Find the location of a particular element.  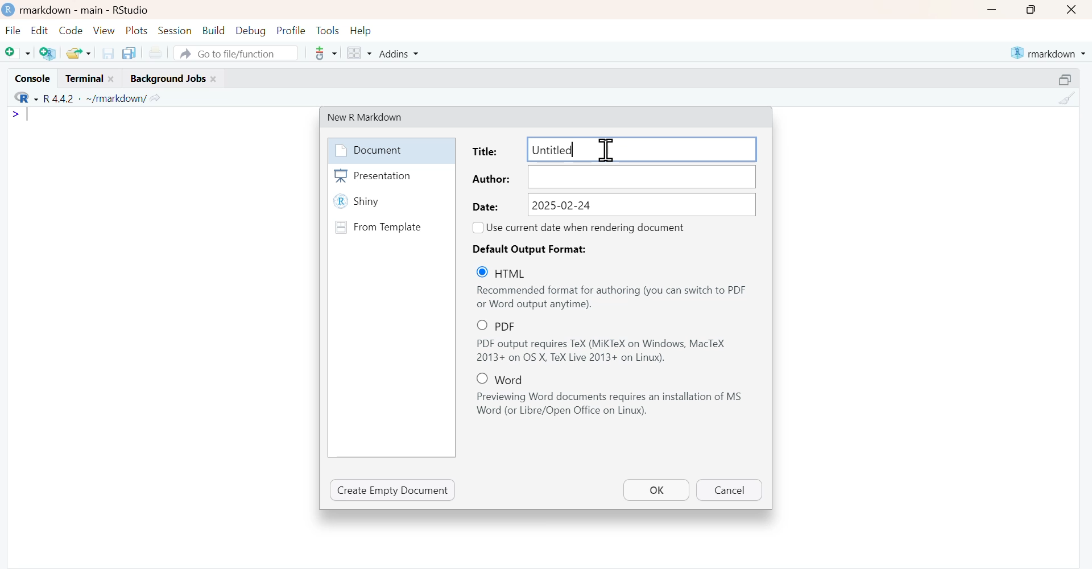

new R Markdown is located at coordinates (373, 116).